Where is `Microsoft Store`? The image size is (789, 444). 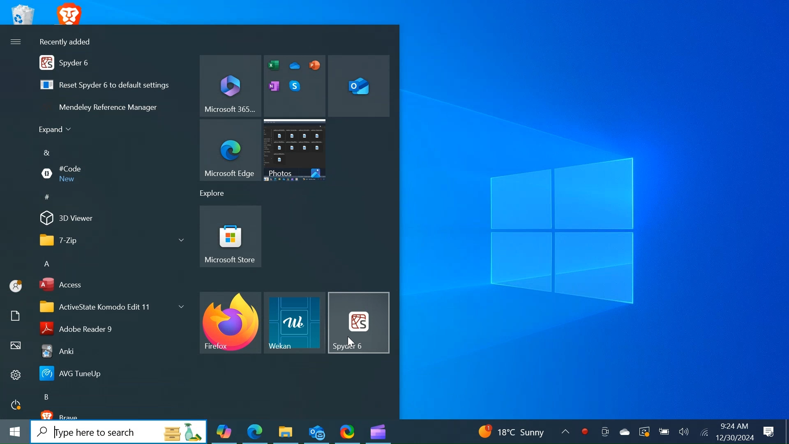 Microsoft Store is located at coordinates (231, 237).